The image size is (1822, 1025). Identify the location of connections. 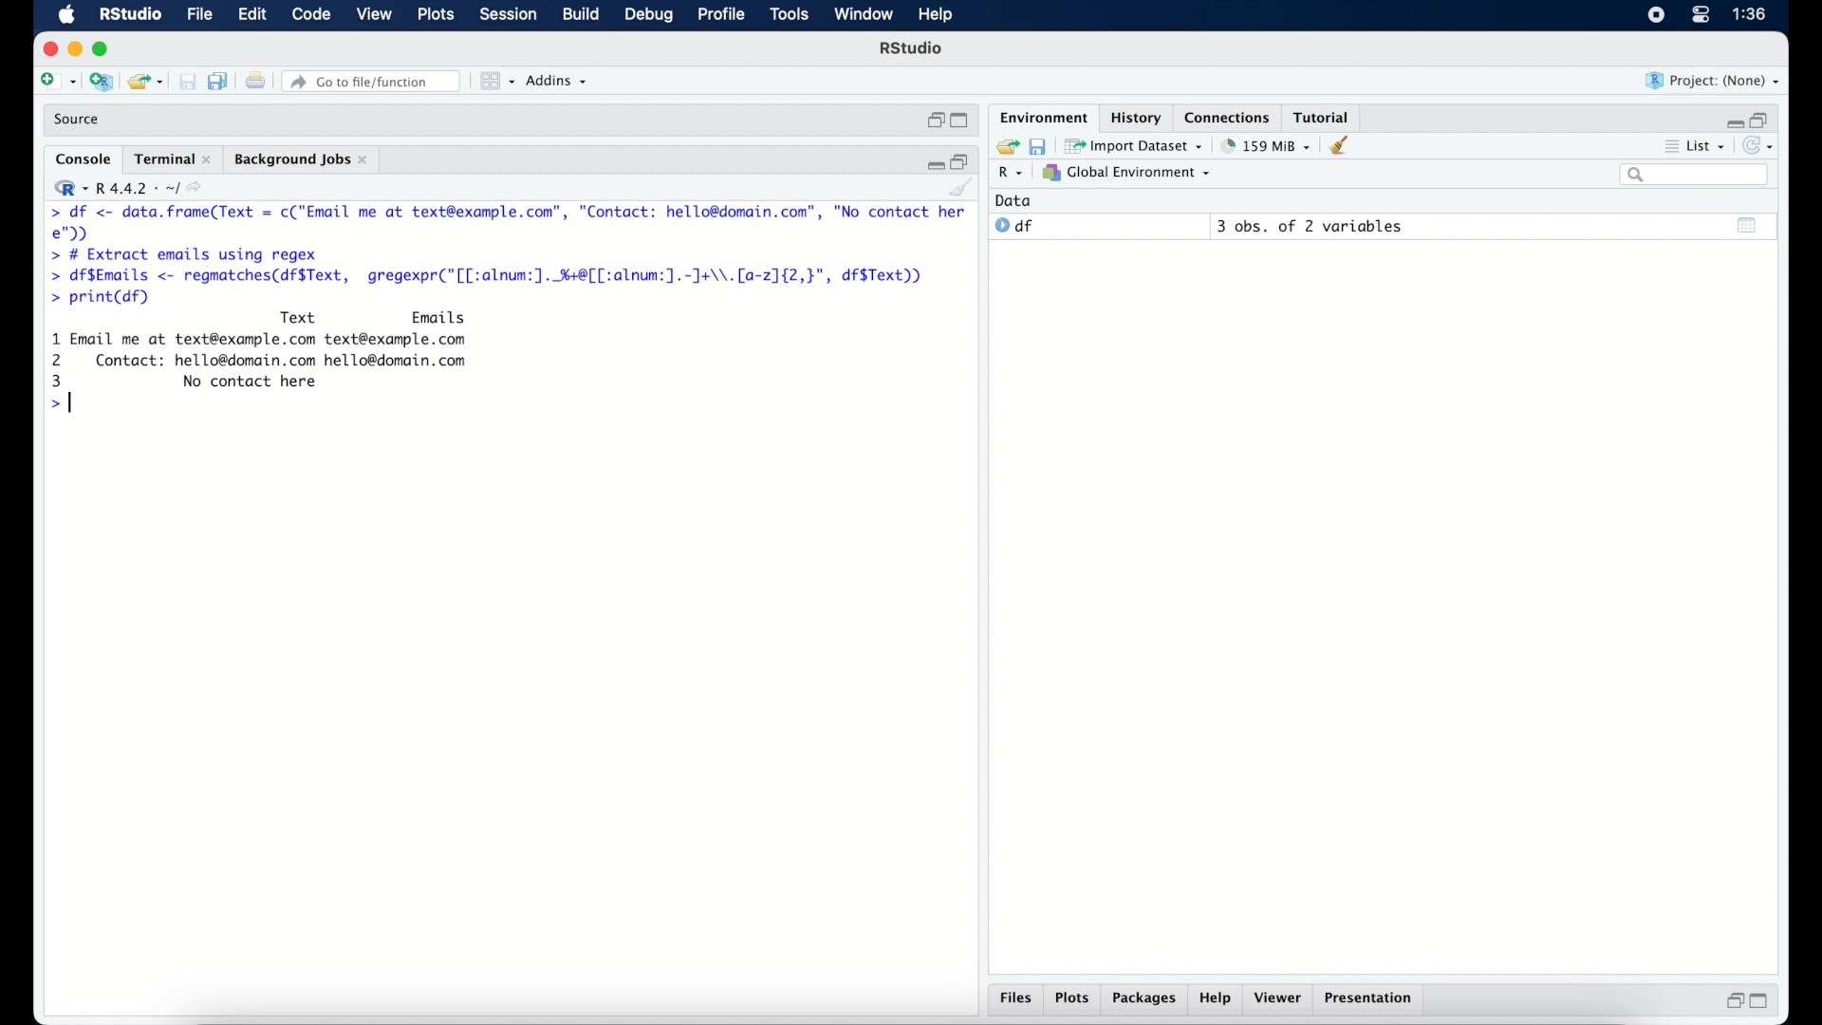
(1230, 117).